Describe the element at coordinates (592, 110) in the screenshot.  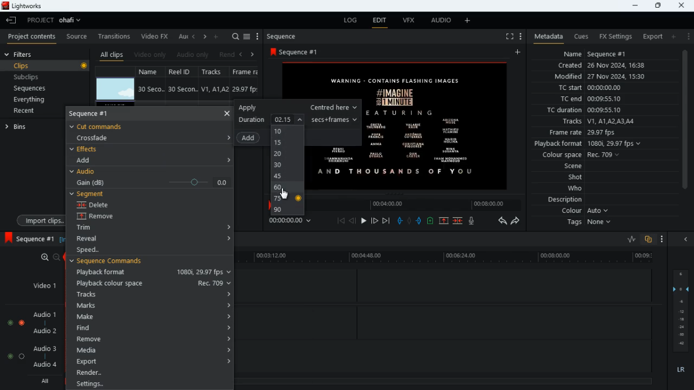
I see `tc duration` at that location.